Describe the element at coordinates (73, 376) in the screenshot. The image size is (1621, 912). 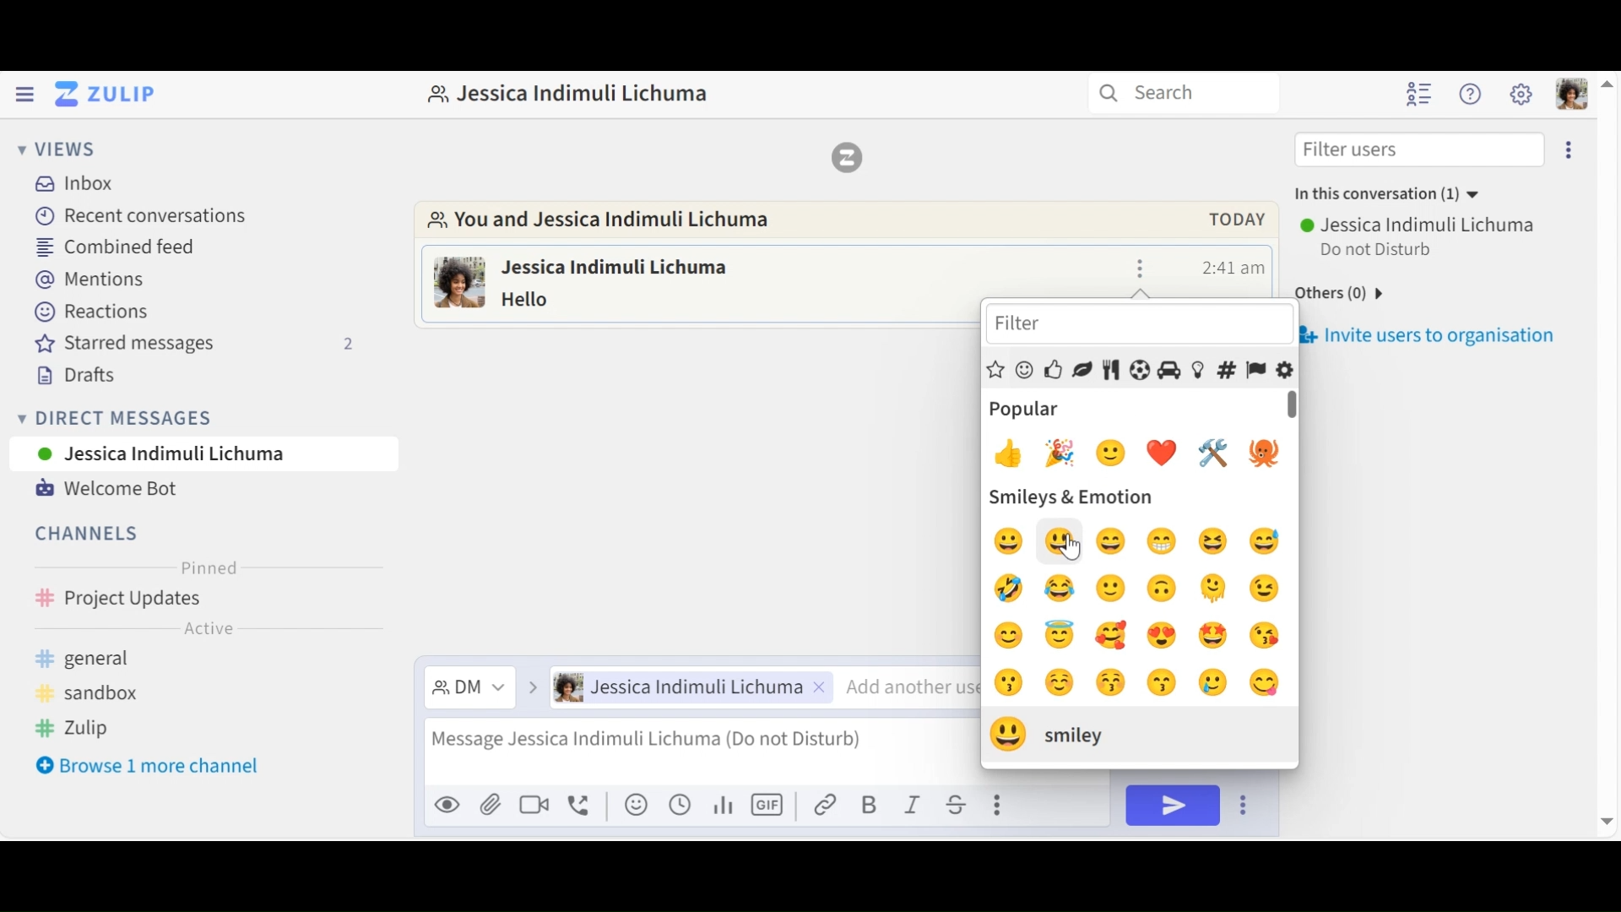
I see `Drafts` at that location.